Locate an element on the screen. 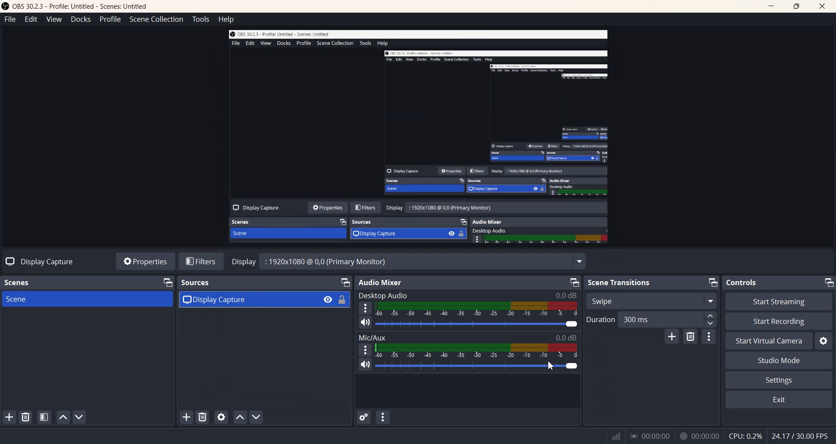 This screenshot has width=836, height=444. Mute/ Unmute is located at coordinates (365, 323).